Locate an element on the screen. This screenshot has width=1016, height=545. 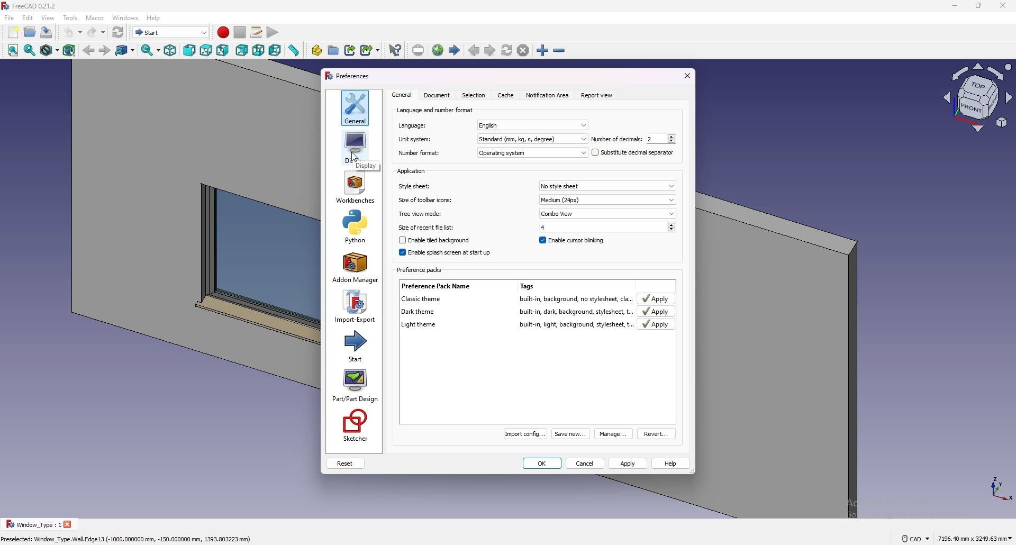
left is located at coordinates (276, 50).